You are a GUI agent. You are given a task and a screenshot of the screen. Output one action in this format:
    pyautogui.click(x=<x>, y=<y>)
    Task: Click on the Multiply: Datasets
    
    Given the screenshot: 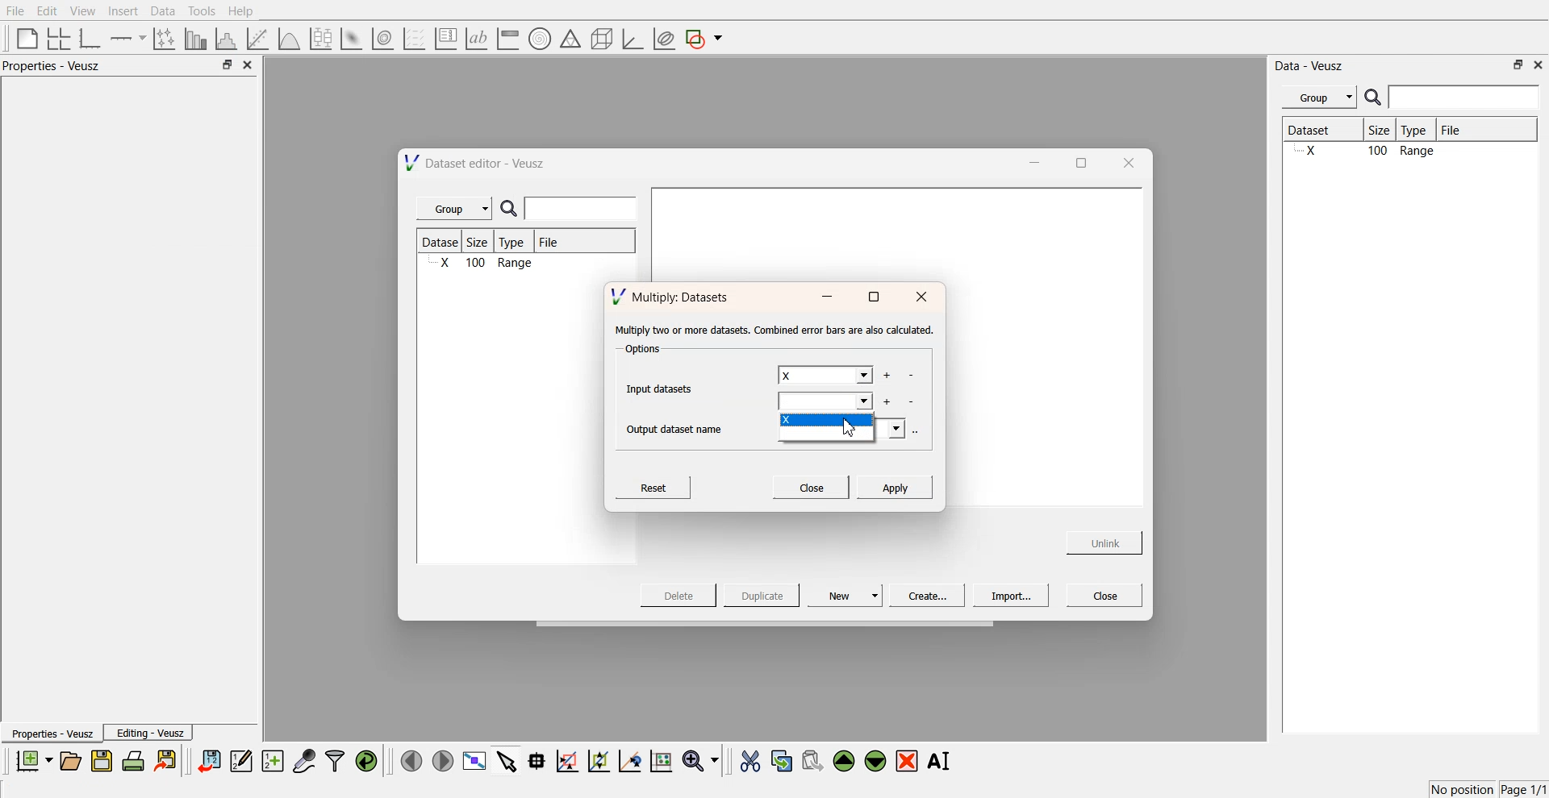 What is the action you would take?
    pyautogui.click(x=672, y=295)
    